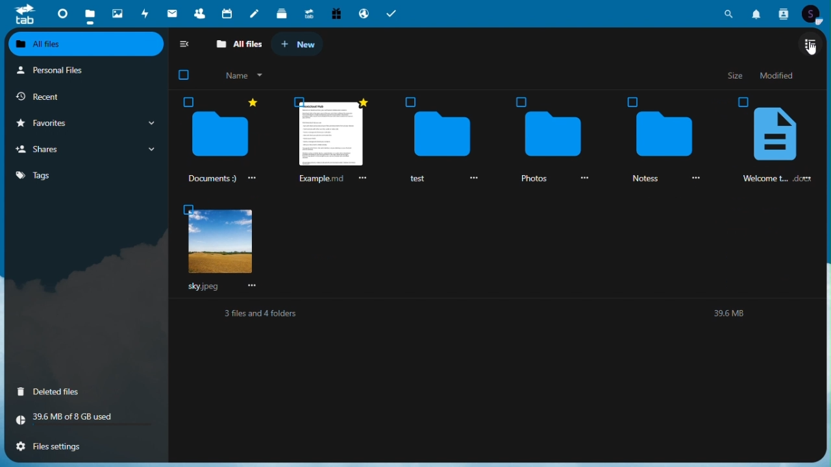 This screenshot has height=467, width=831. What do you see at coordinates (250, 178) in the screenshot?
I see `more options` at bounding box center [250, 178].